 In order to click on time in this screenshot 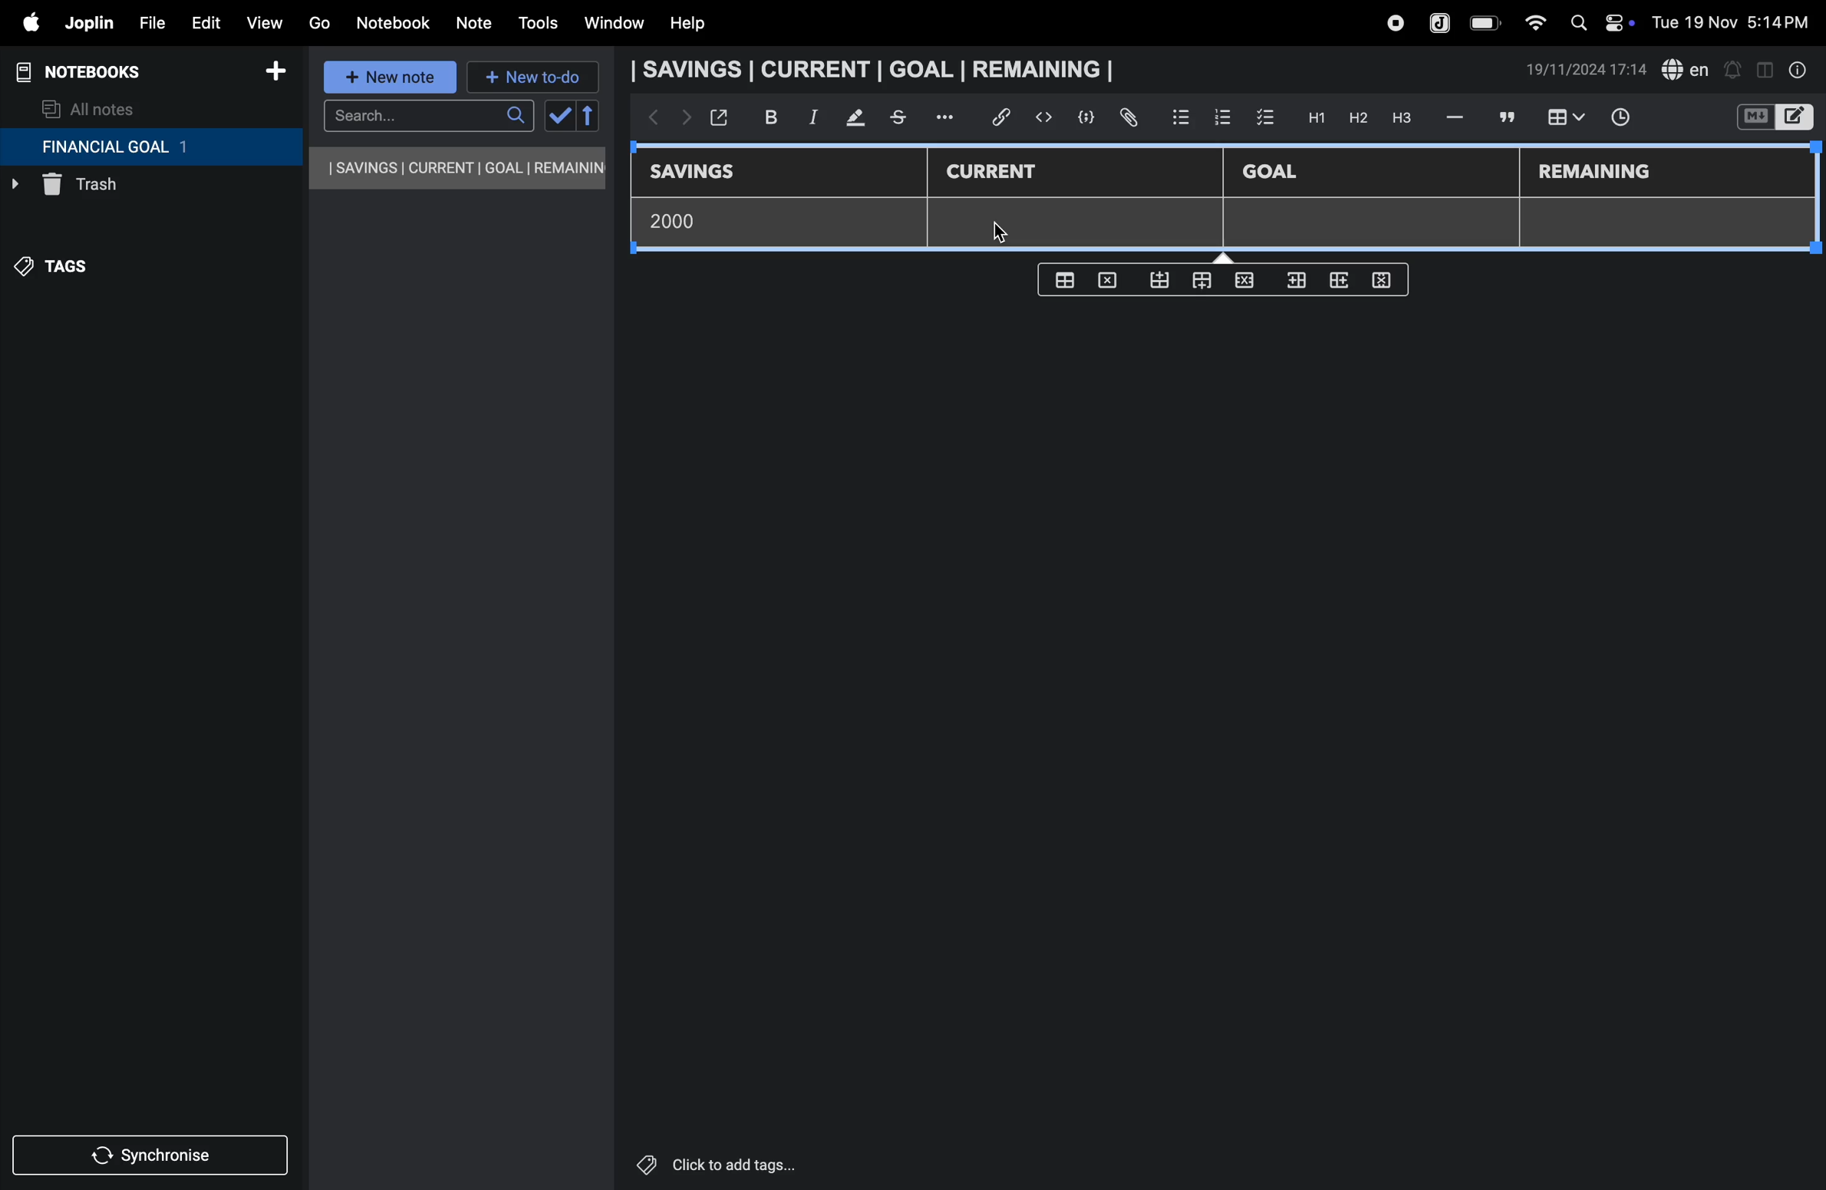, I will do `click(1630, 119)`.